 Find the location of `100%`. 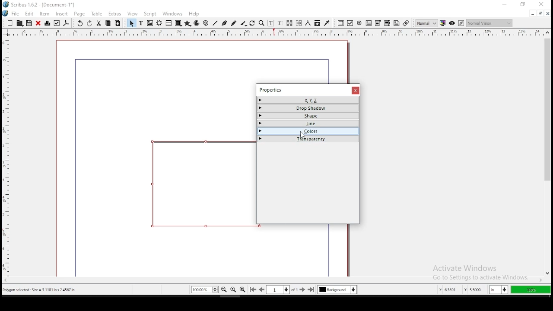

100% is located at coordinates (531, 290).